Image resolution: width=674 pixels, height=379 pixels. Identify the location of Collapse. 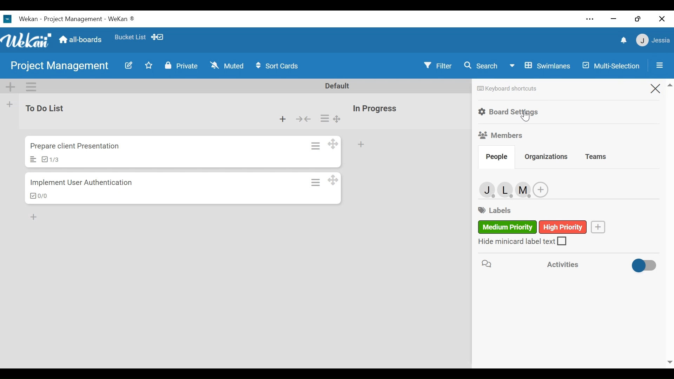
(304, 119).